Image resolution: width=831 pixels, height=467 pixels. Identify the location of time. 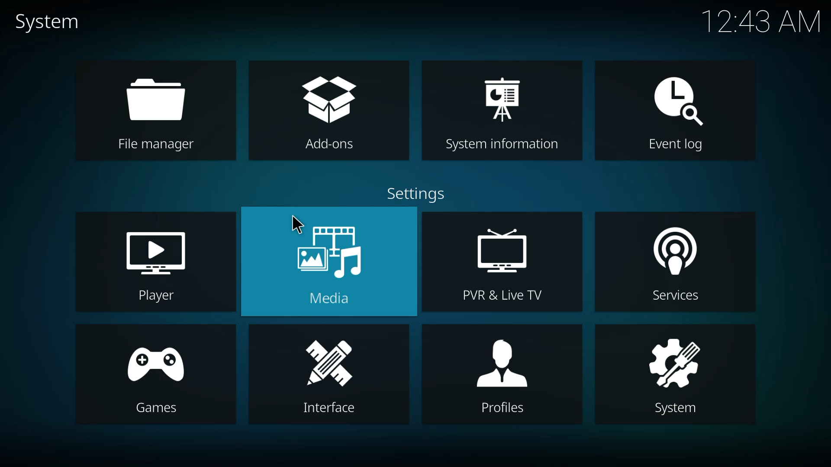
(763, 20).